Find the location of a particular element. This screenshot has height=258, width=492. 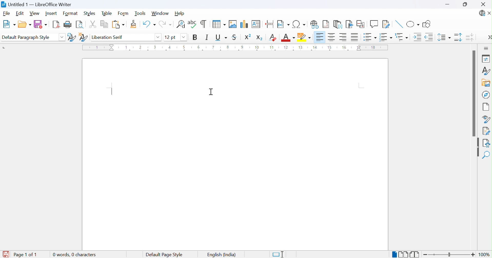

Single-page view is located at coordinates (395, 255).